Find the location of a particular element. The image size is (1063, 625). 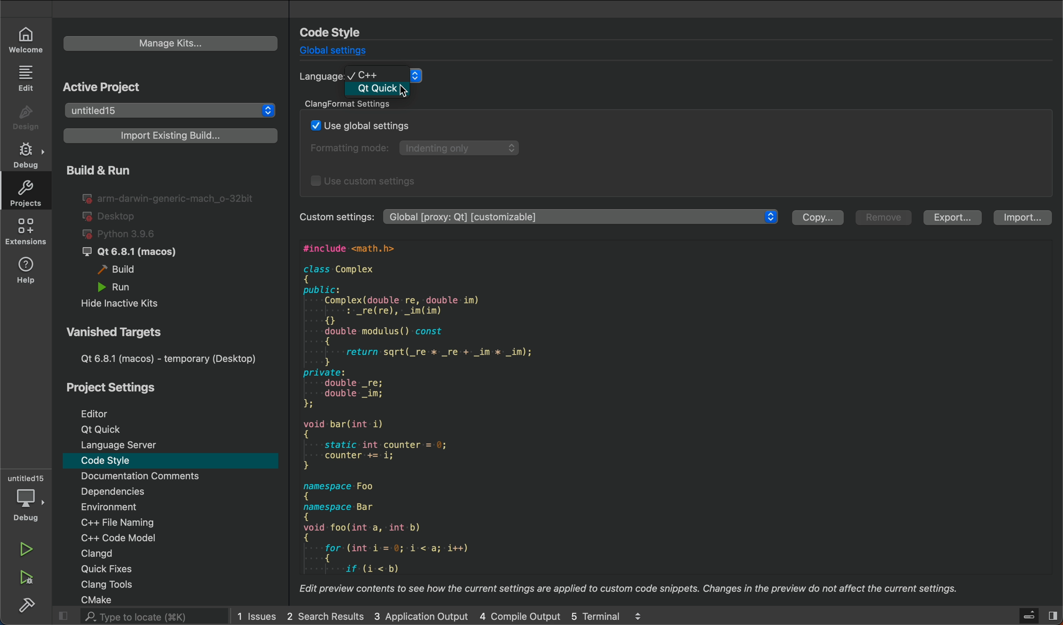

clanged is located at coordinates (130, 553).